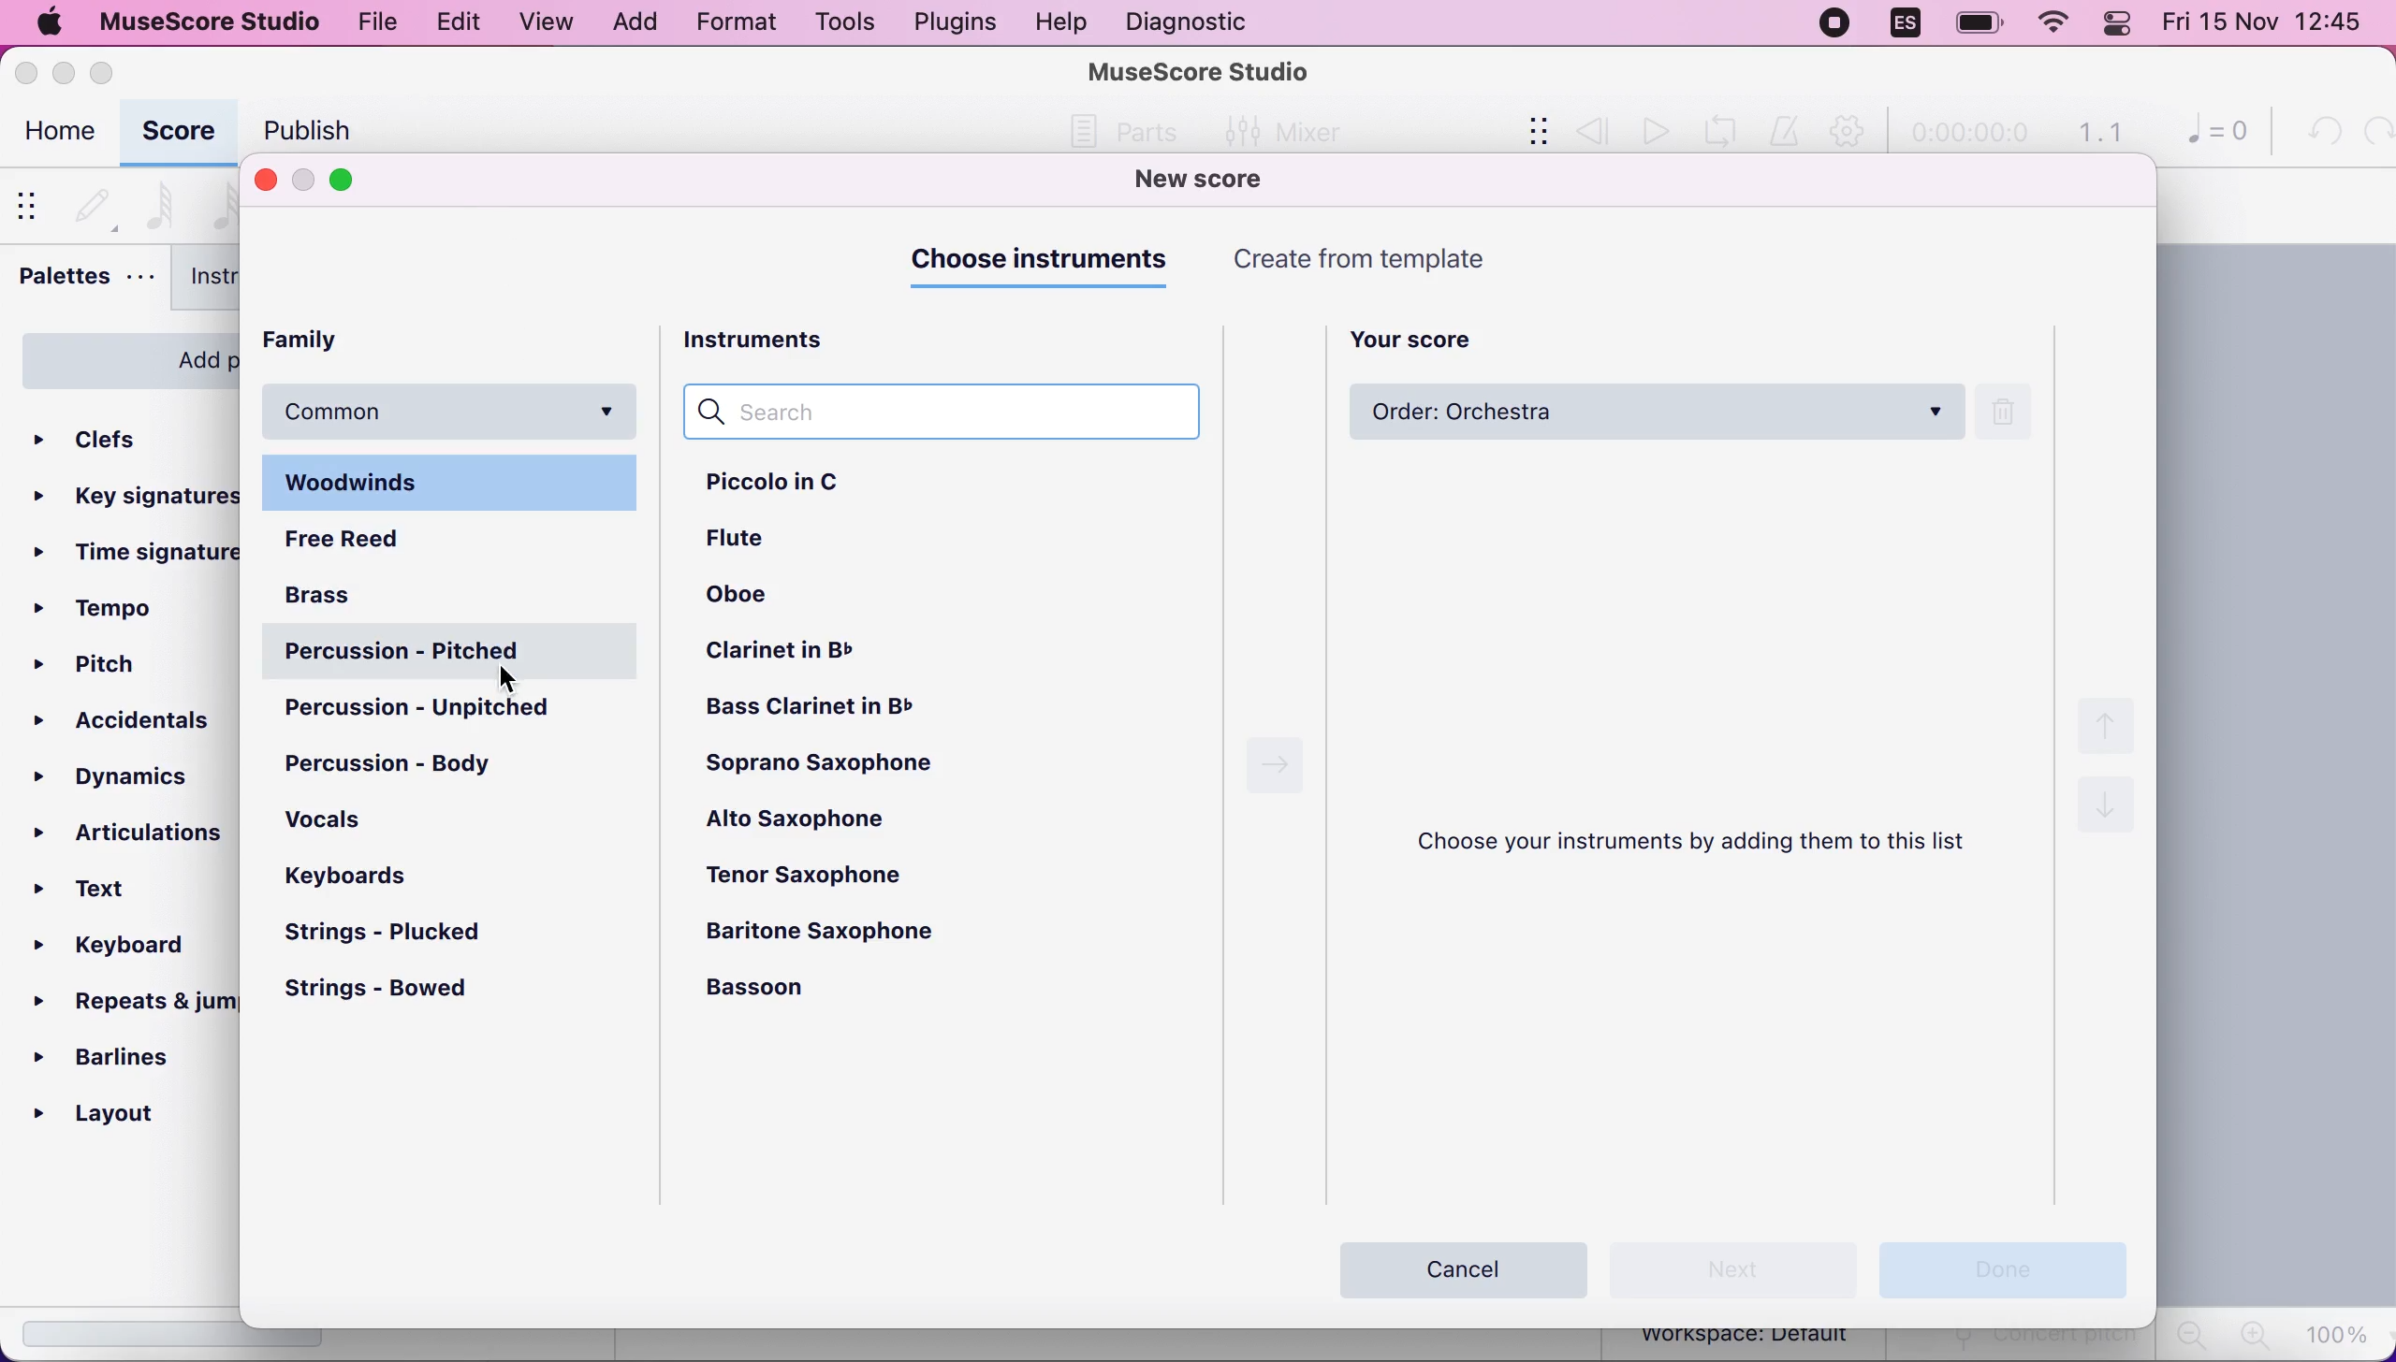  Describe the element at coordinates (783, 990) in the screenshot. I see `bassoon` at that location.